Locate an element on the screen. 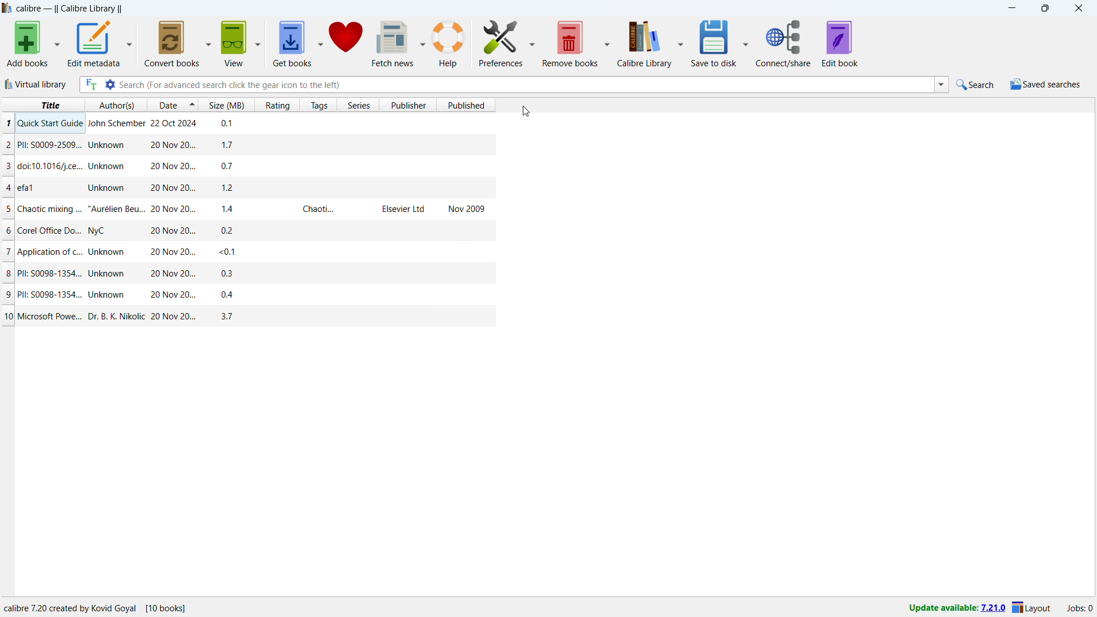 Image resolution: width=1097 pixels, height=617 pixels. preferences is located at coordinates (500, 43).